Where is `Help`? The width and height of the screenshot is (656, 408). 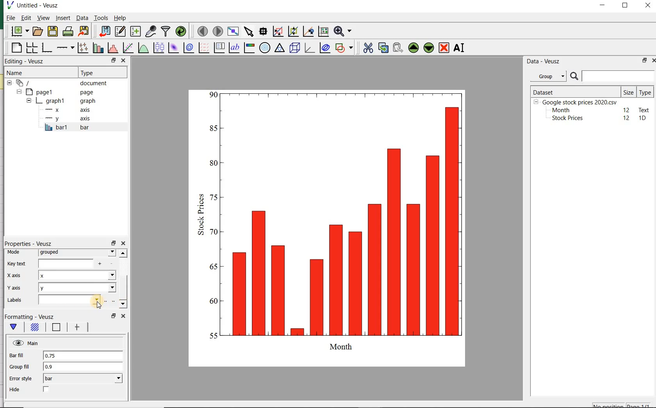 Help is located at coordinates (121, 19).